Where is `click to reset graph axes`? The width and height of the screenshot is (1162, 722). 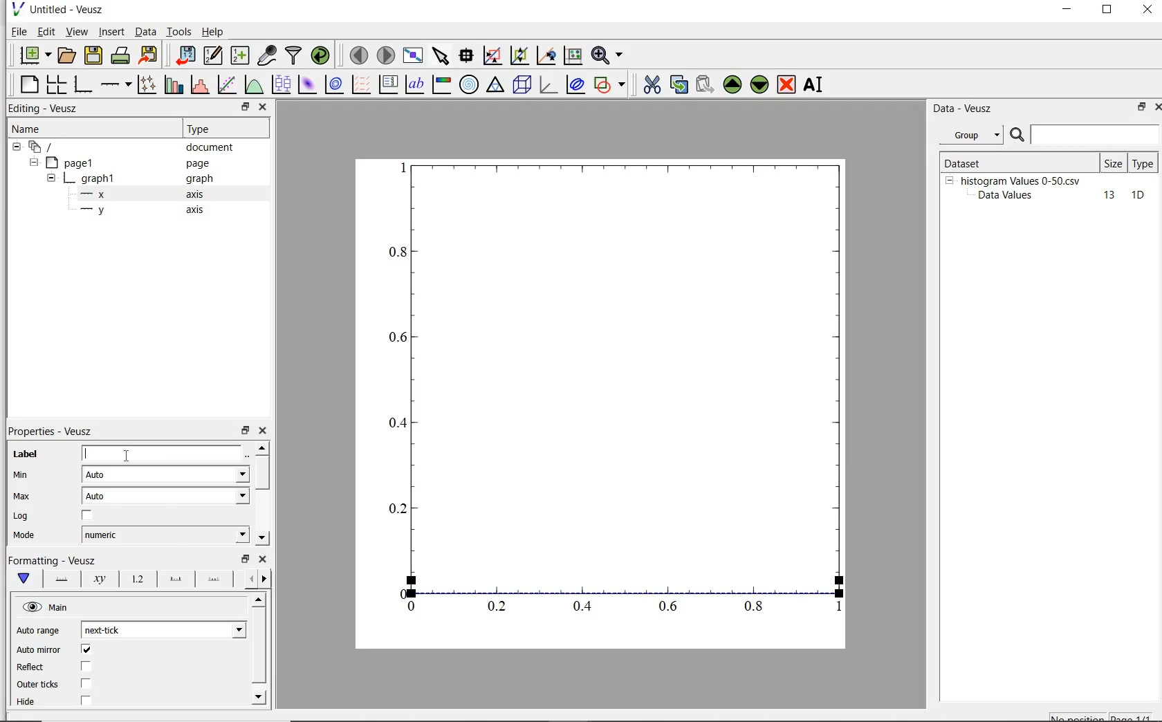 click to reset graph axes is located at coordinates (492, 55).